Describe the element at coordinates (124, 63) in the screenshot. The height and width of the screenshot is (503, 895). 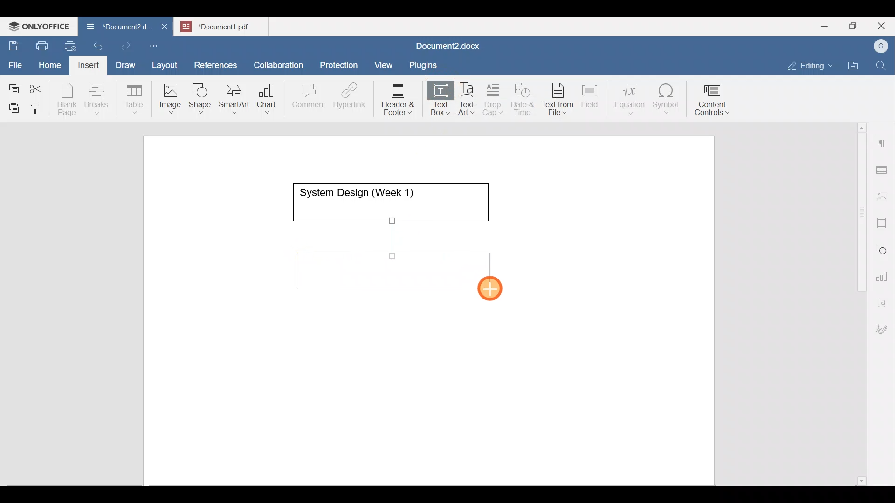
I see `Draw` at that location.